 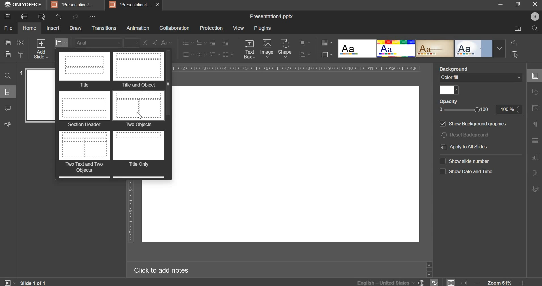 What do you see at coordinates (8, 124) in the screenshot?
I see `feedback` at bounding box center [8, 124].